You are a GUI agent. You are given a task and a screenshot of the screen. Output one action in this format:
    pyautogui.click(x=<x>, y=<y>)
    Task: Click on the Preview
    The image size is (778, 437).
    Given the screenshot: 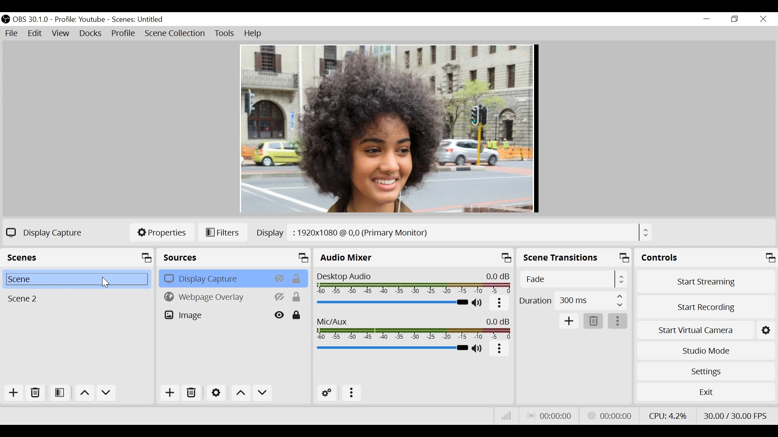 What is the action you would take?
    pyautogui.click(x=389, y=129)
    